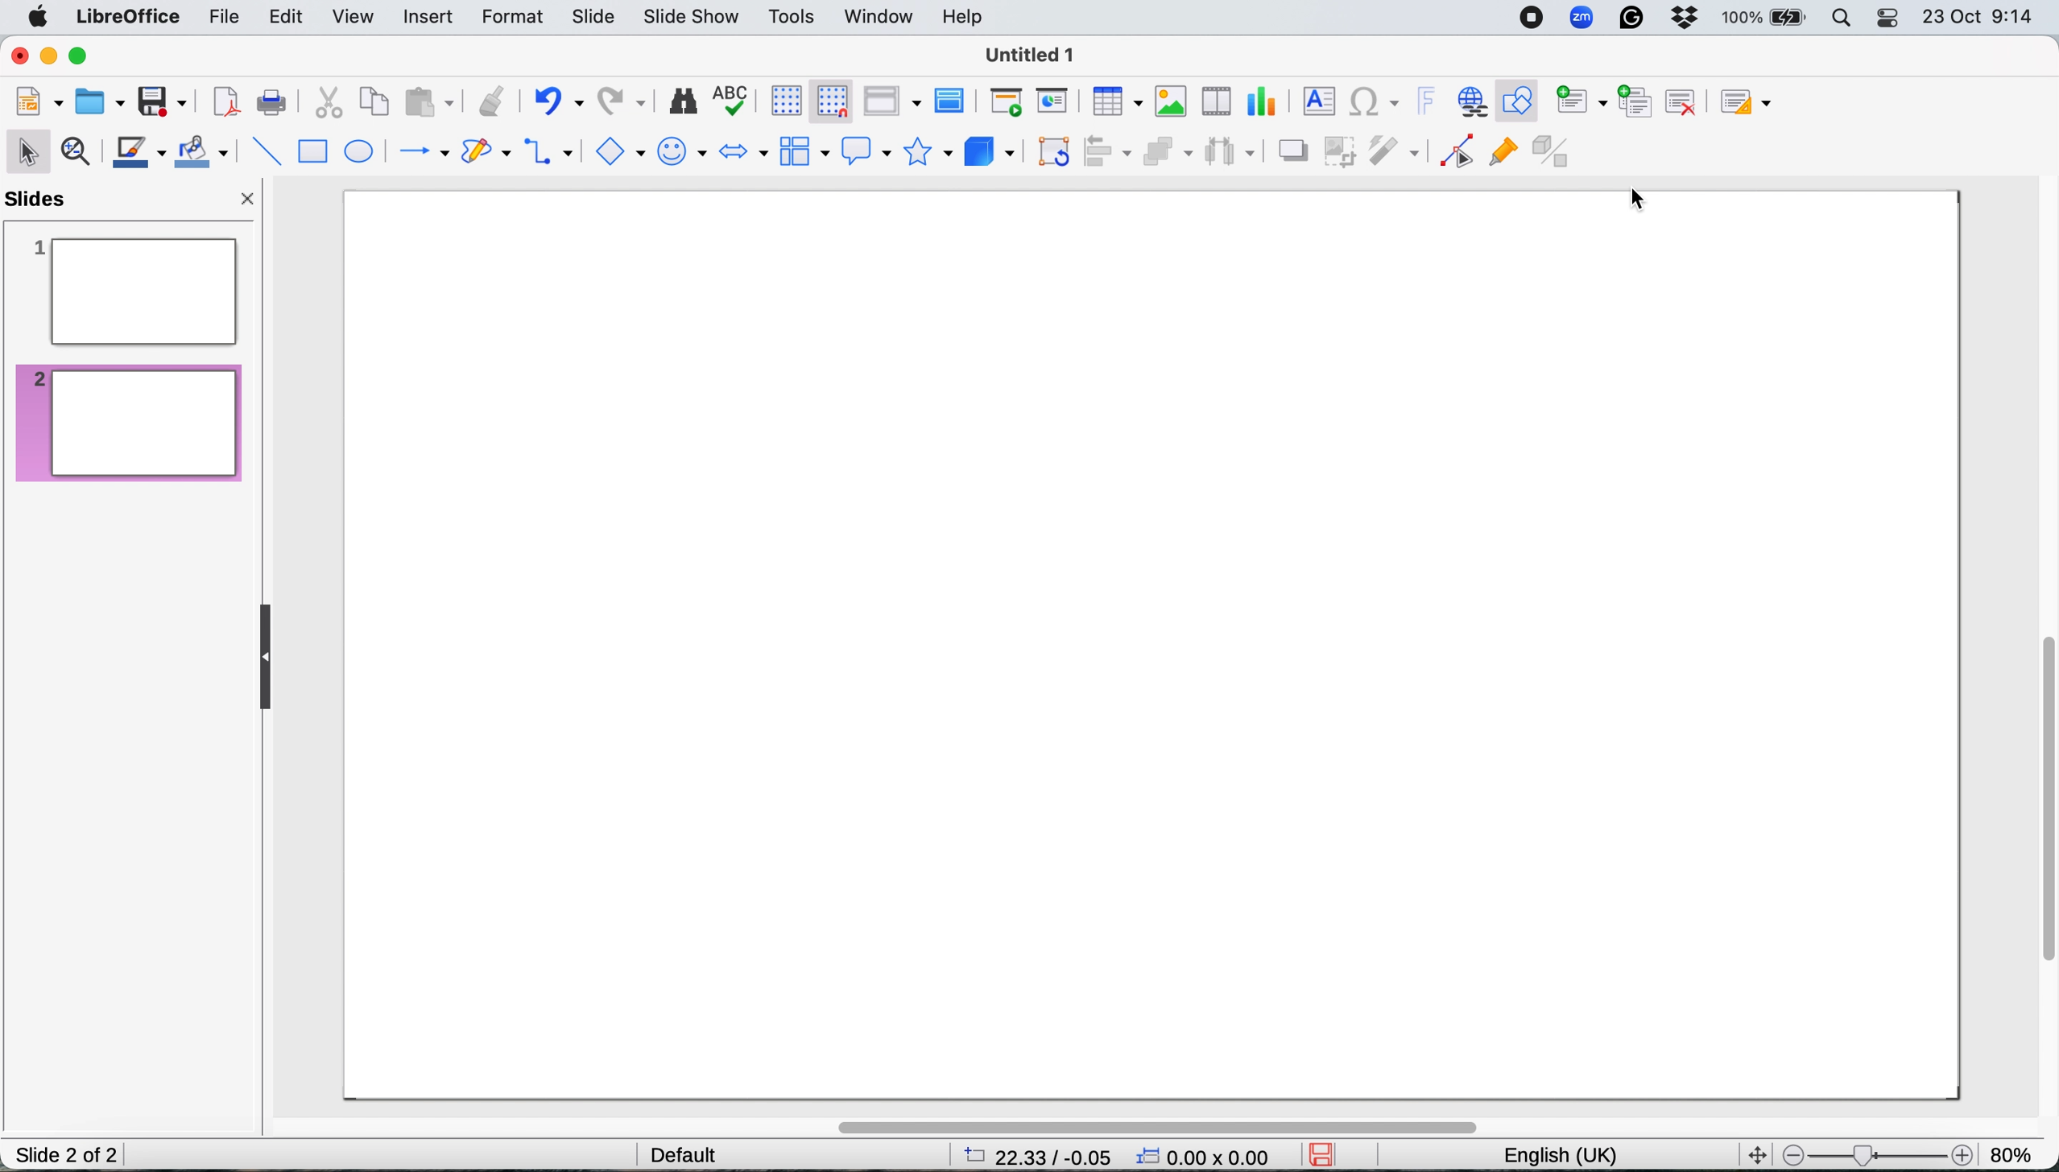 This screenshot has height=1172, width=2059. What do you see at coordinates (743, 152) in the screenshot?
I see `block arrows` at bounding box center [743, 152].